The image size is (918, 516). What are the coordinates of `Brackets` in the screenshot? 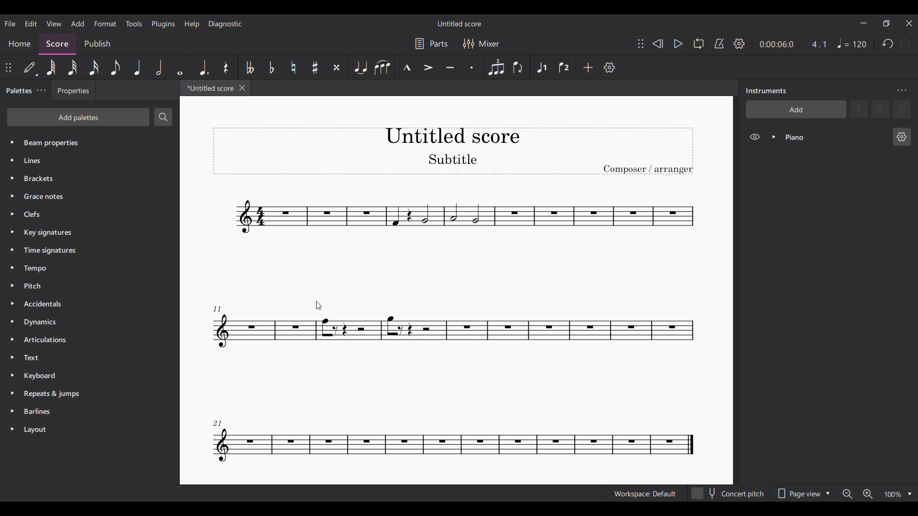 It's located at (86, 176).